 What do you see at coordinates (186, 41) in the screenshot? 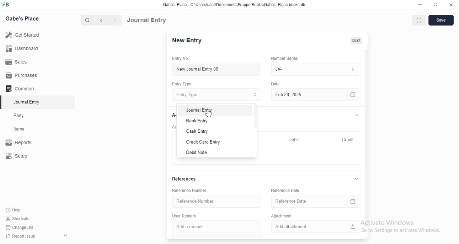
I see `New Entry` at bounding box center [186, 41].